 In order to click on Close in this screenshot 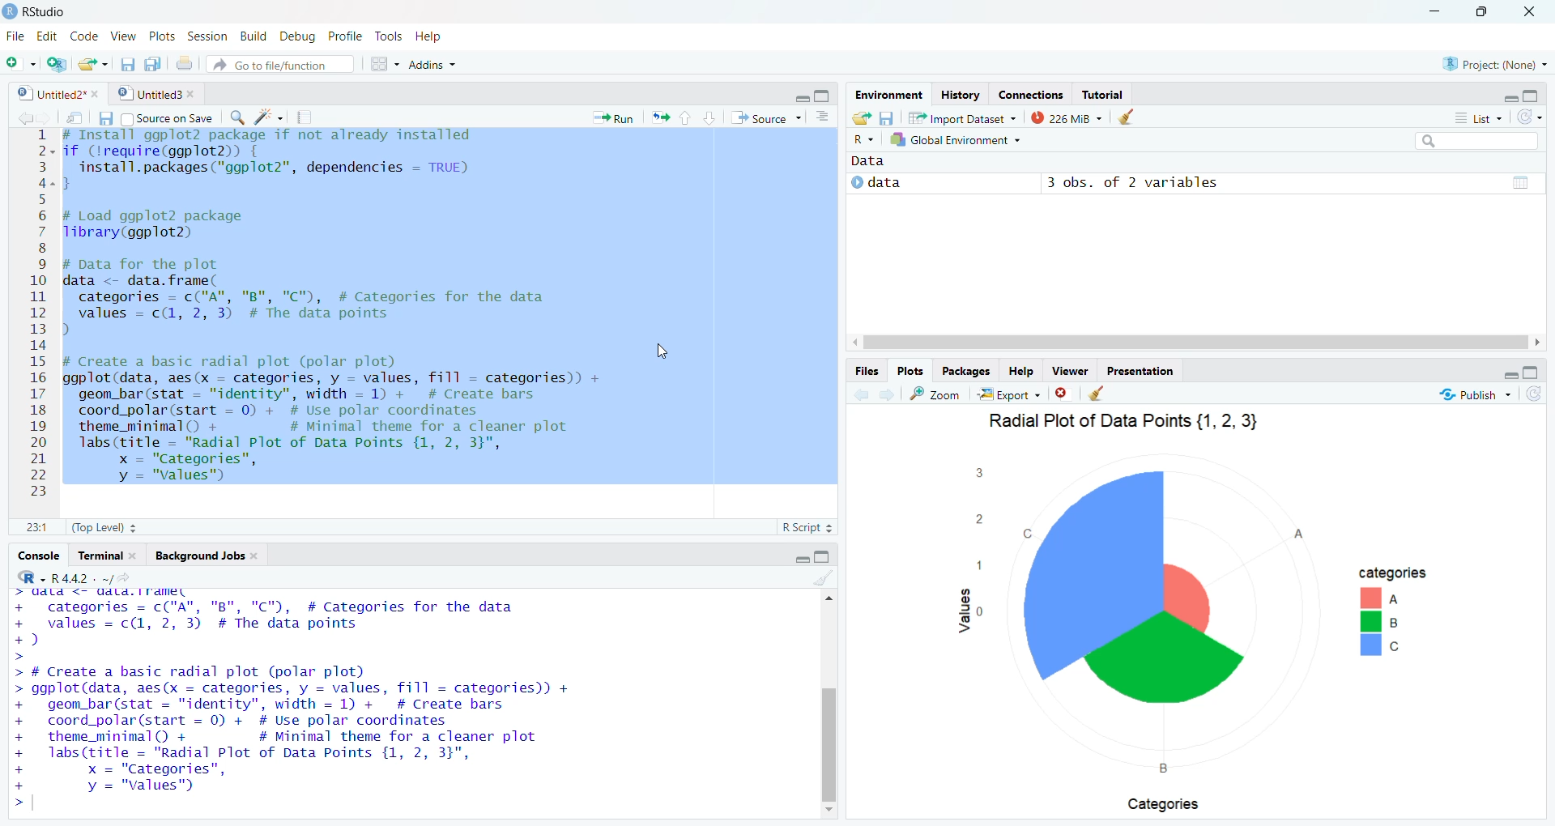, I will do `click(1527, 11)`.